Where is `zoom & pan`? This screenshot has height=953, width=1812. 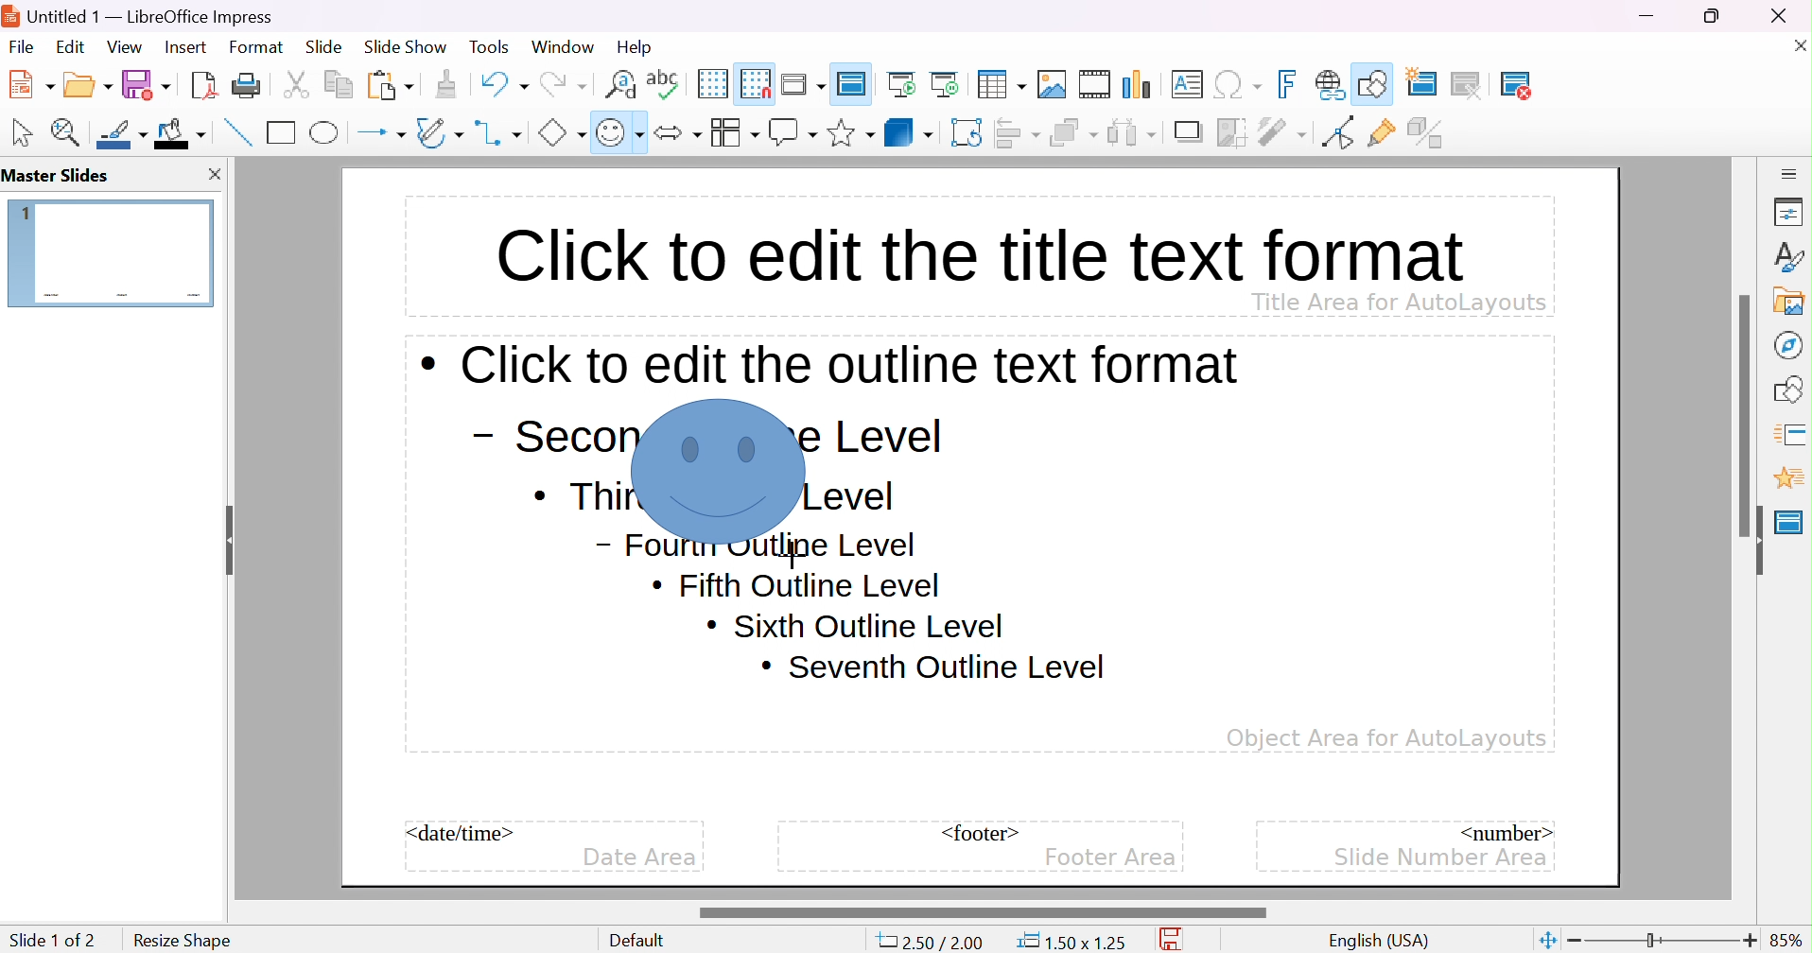
zoom & pan is located at coordinates (69, 131).